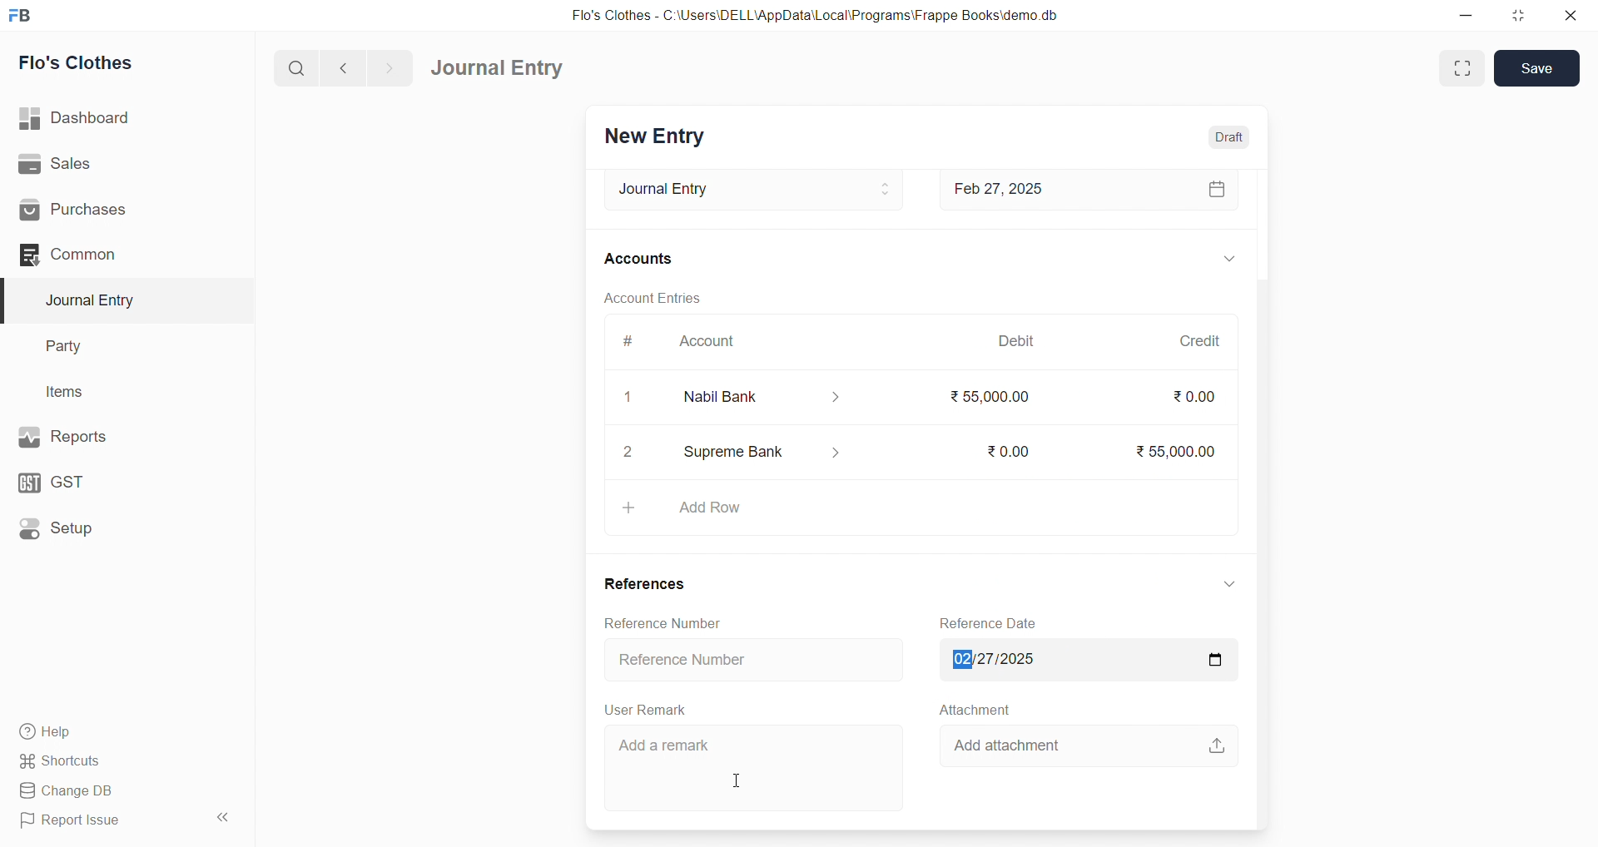 Image resolution: width=1598 pixels, height=847 pixels. I want to click on Journal Entry, so click(498, 67).